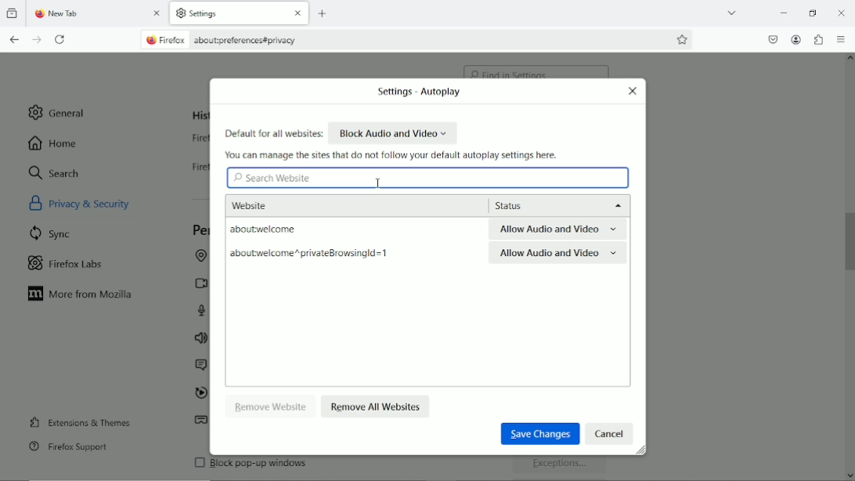  What do you see at coordinates (290, 230) in the screenshot?
I see ` aboutweicome` at bounding box center [290, 230].